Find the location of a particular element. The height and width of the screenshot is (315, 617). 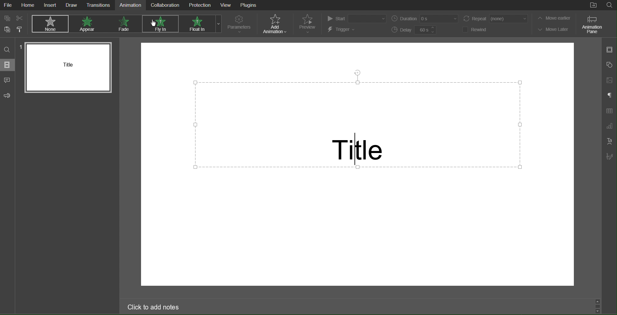

Comments is located at coordinates (8, 81).